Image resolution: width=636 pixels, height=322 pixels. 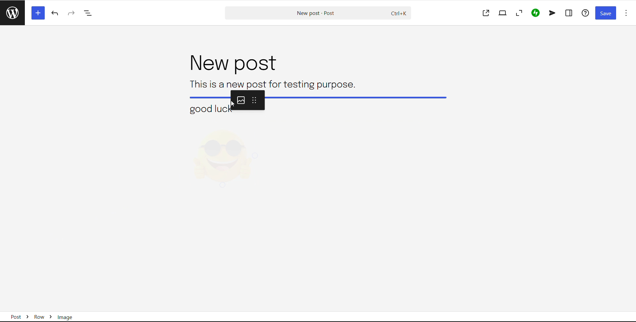 I want to click on block inserter, so click(x=37, y=13).